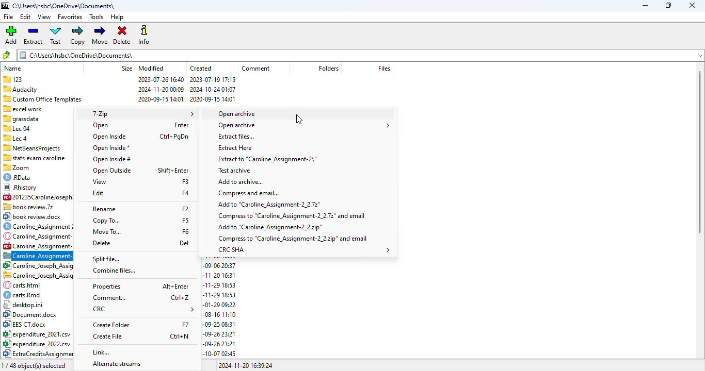  I want to click on view, so click(44, 17).